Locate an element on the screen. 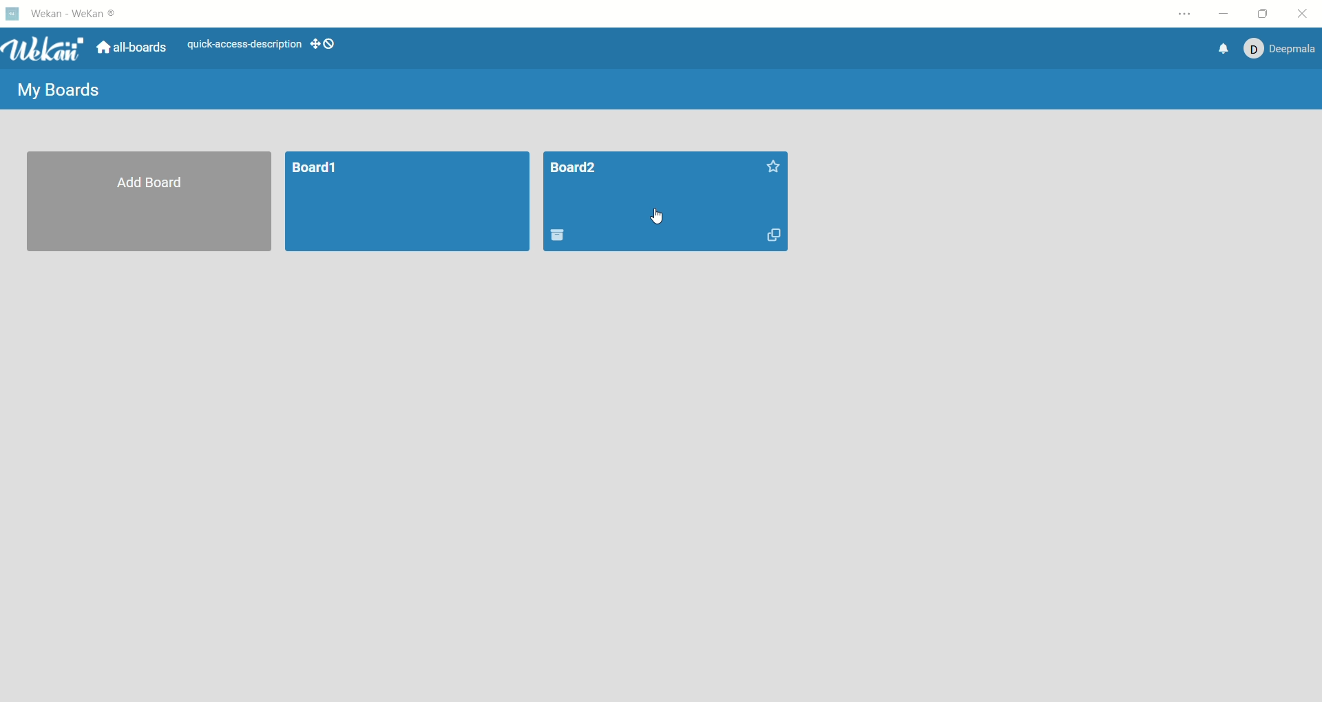 The width and height of the screenshot is (1322, 702). duplicate is located at coordinates (774, 234).